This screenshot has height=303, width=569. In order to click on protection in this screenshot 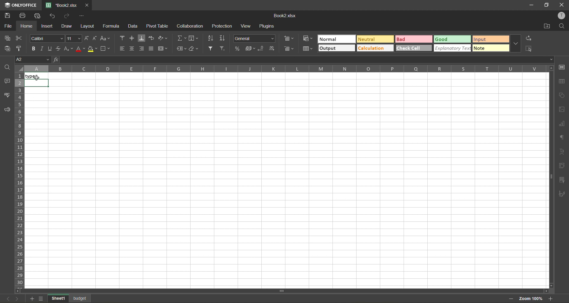, I will do `click(223, 26)`.